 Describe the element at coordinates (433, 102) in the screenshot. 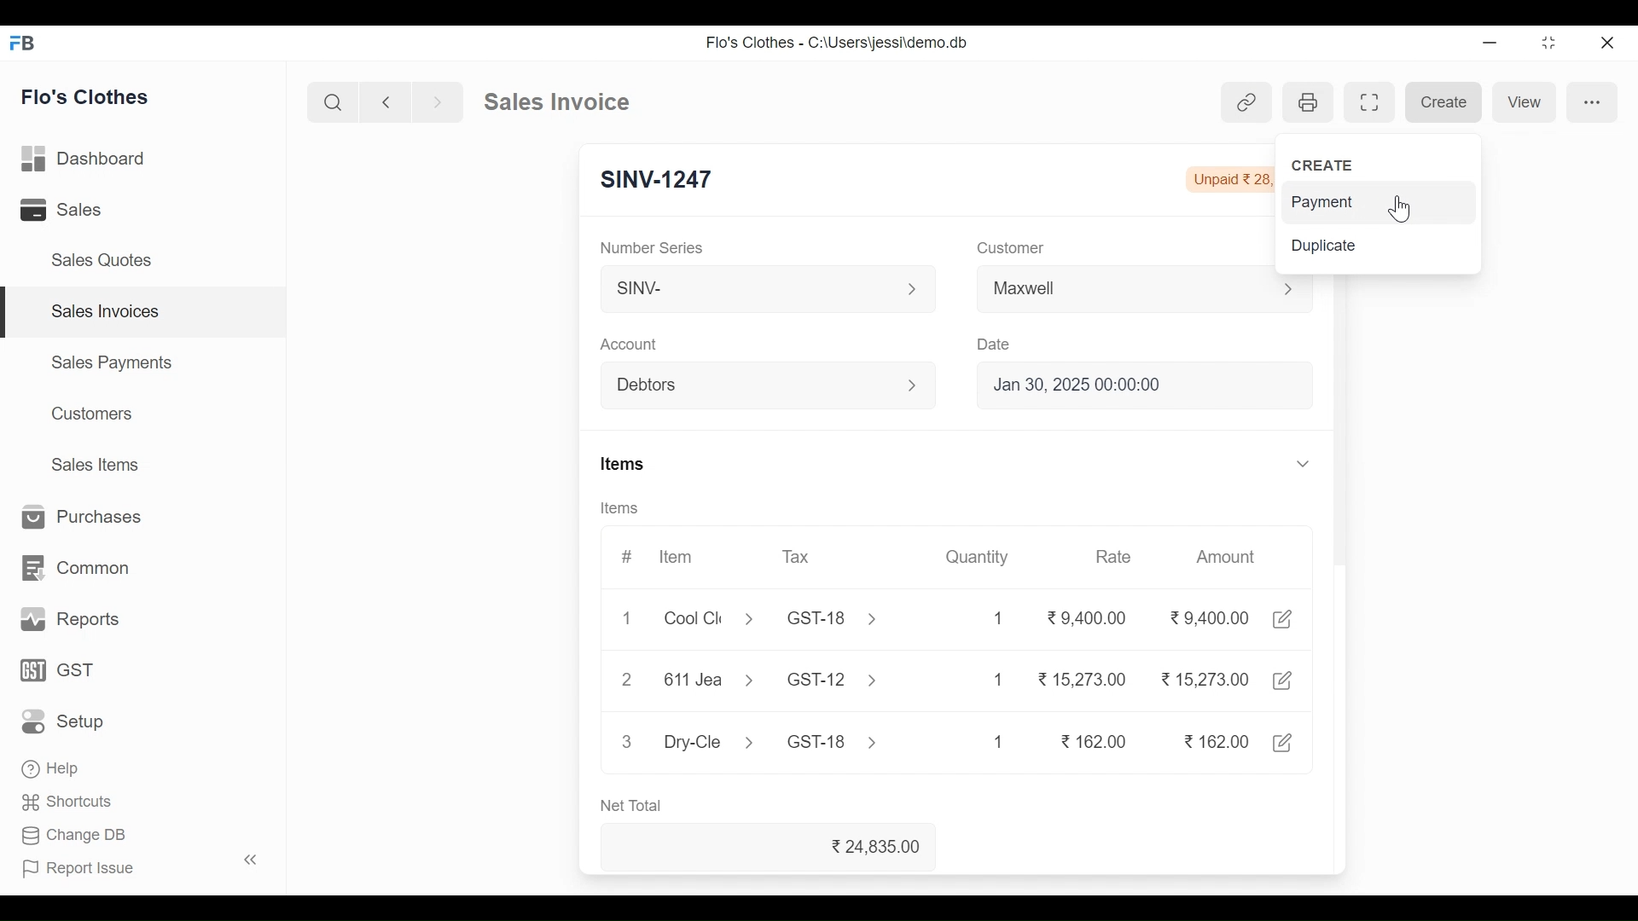

I see `Go Forward` at that location.